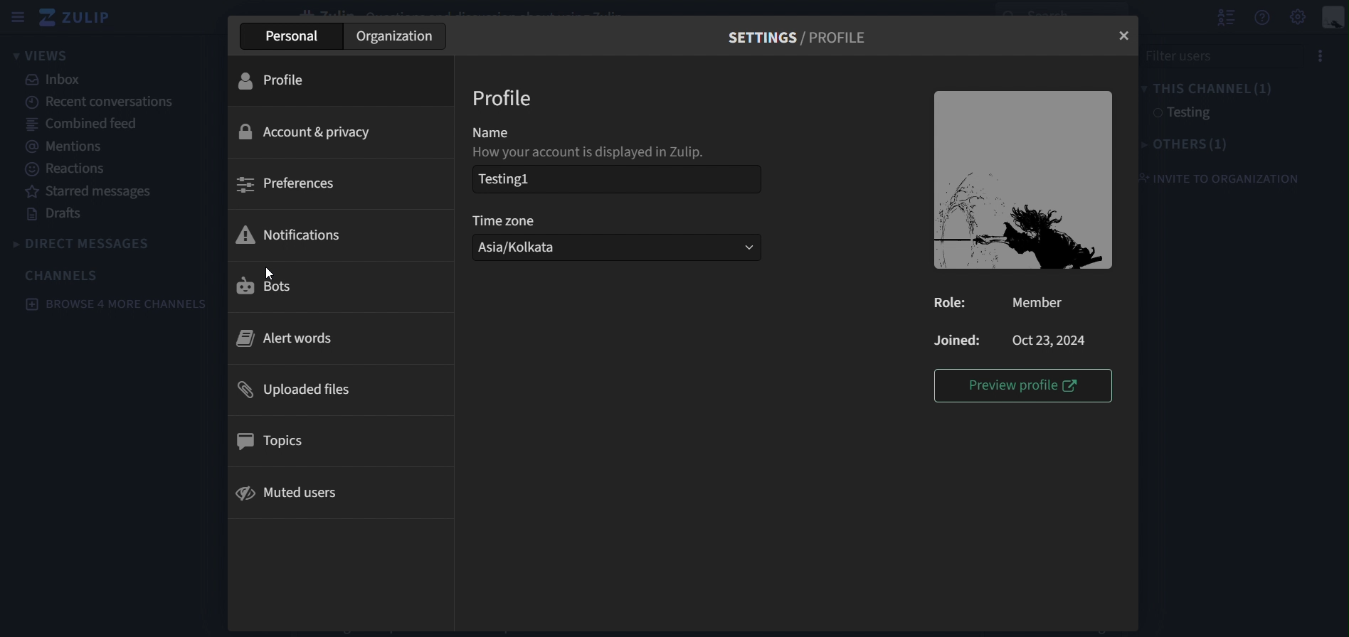 Image resolution: width=1349 pixels, height=637 pixels. I want to click on alert words, so click(293, 337).